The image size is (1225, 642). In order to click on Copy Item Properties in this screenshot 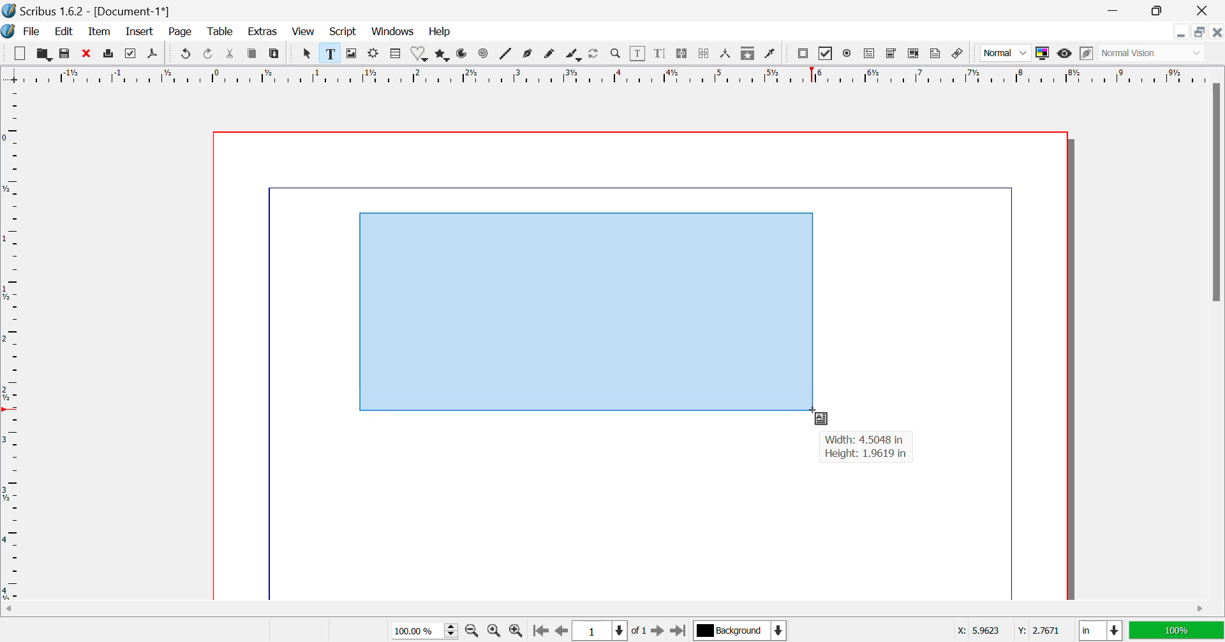, I will do `click(750, 54)`.